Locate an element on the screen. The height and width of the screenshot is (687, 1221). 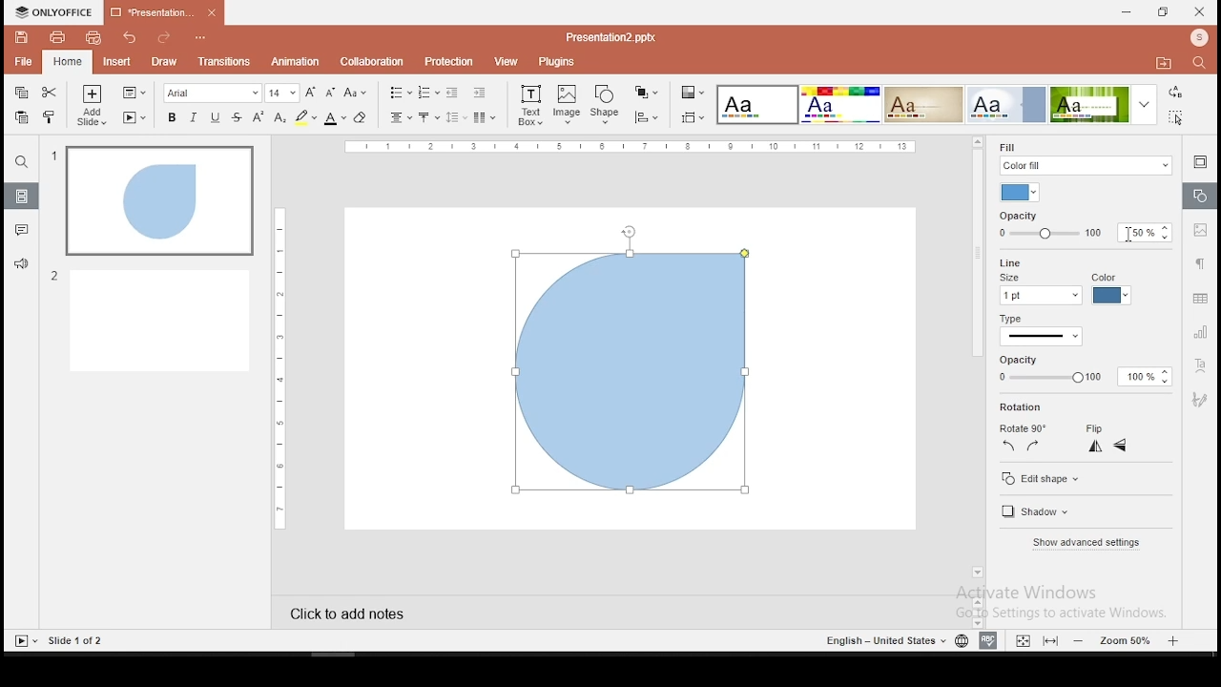
type is located at coordinates (1011, 321).